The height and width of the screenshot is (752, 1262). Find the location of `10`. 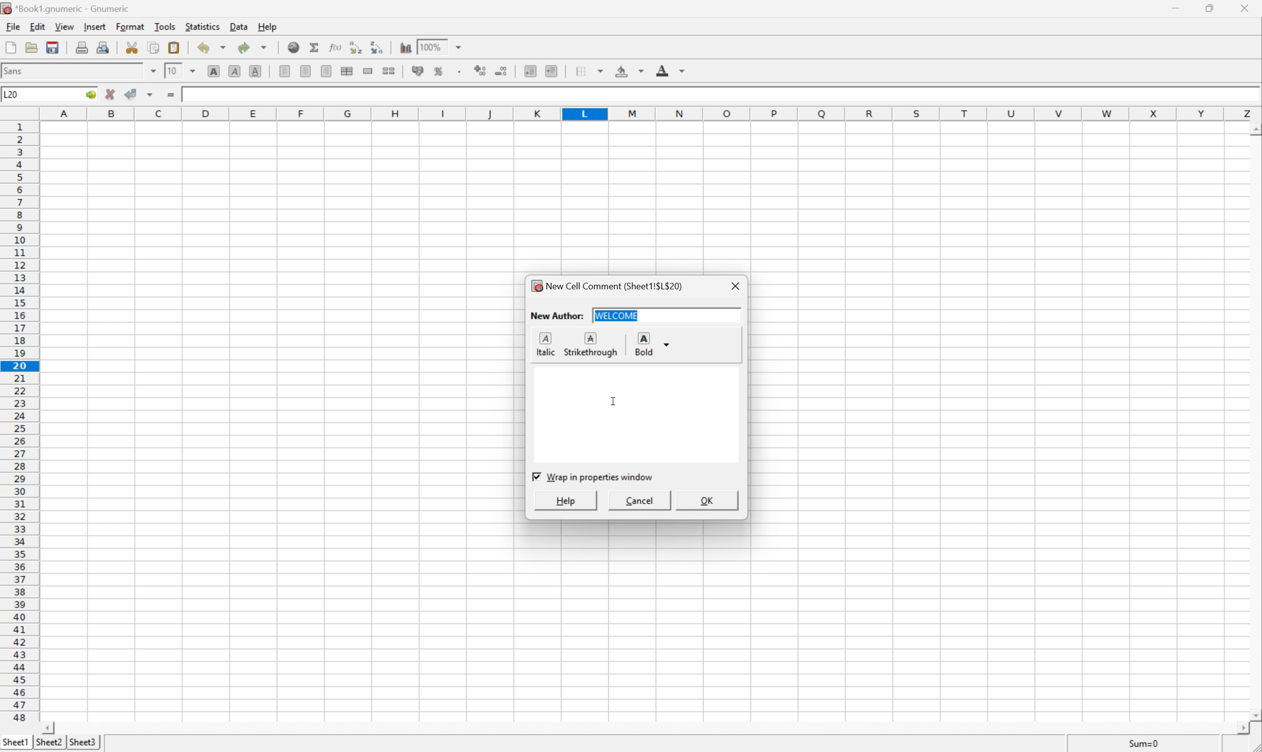

10 is located at coordinates (173, 72).